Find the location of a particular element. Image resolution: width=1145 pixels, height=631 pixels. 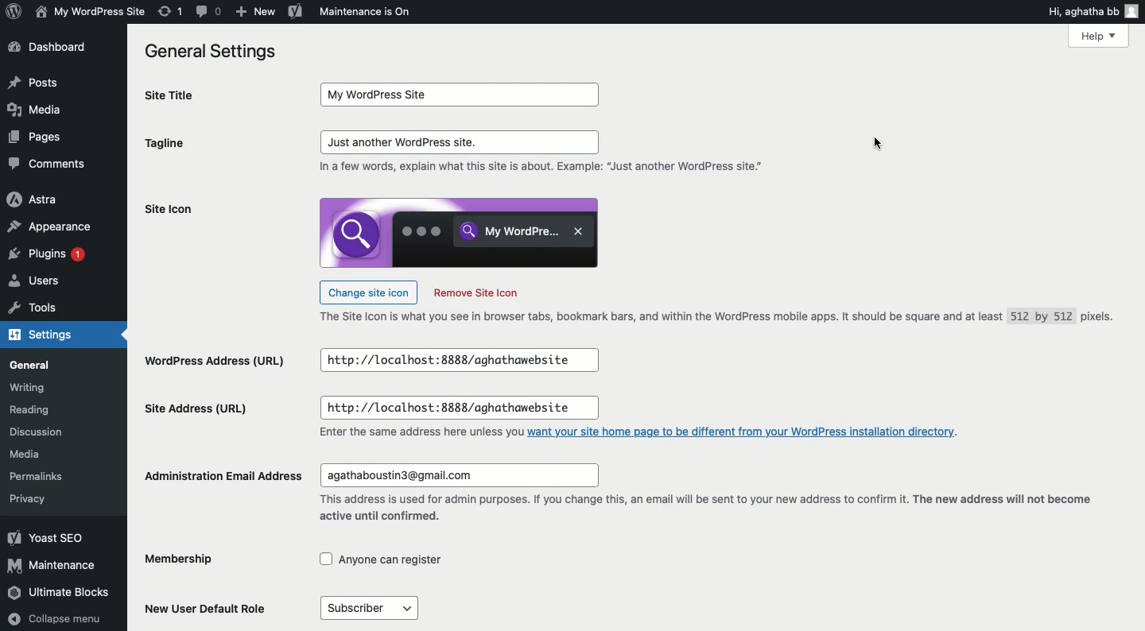

link is located at coordinates (744, 431).